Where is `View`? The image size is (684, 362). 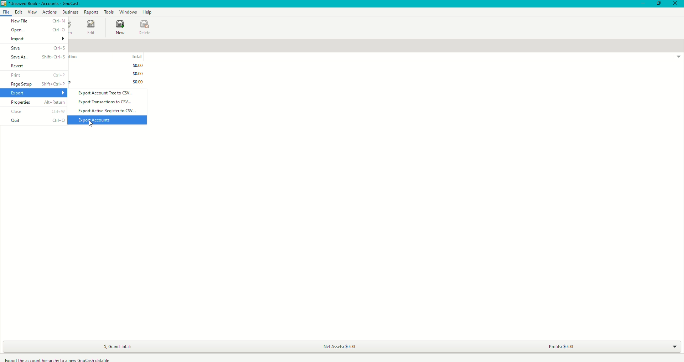 View is located at coordinates (32, 12).